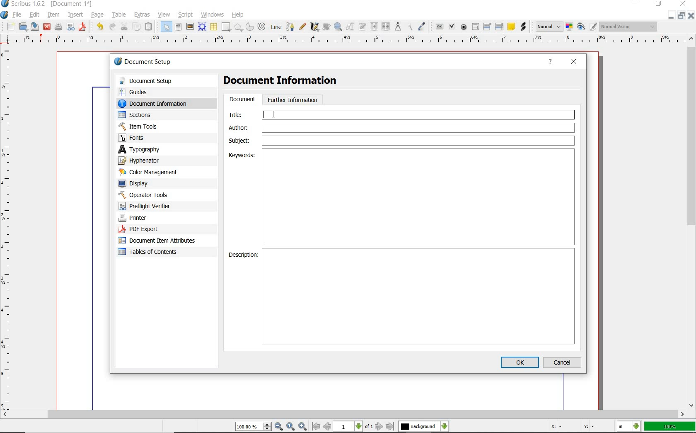  Describe the element at coordinates (475, 27) in the screenshot. I see `pdf text field` at that location.